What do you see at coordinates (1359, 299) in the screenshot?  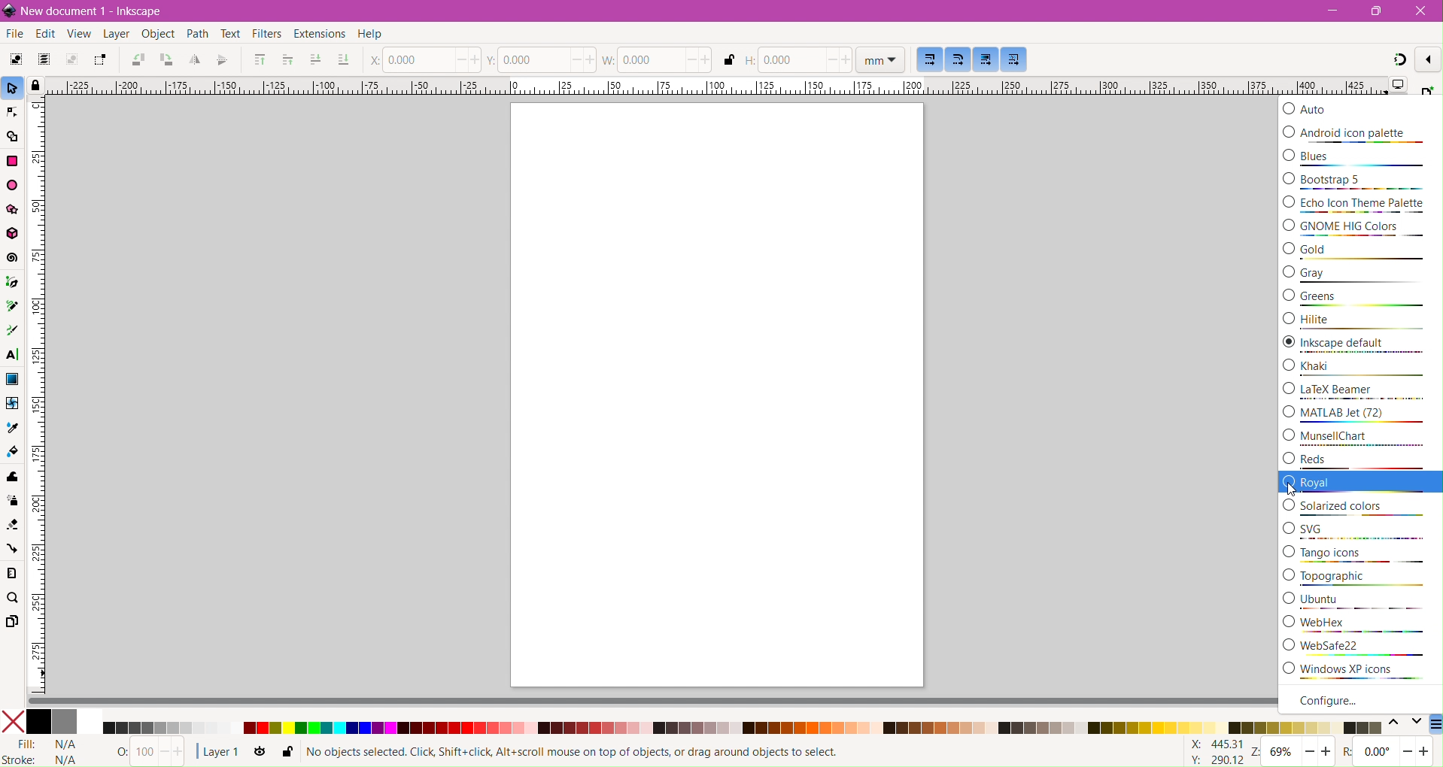 I see `Greens` at bounding box center [1359, 299].